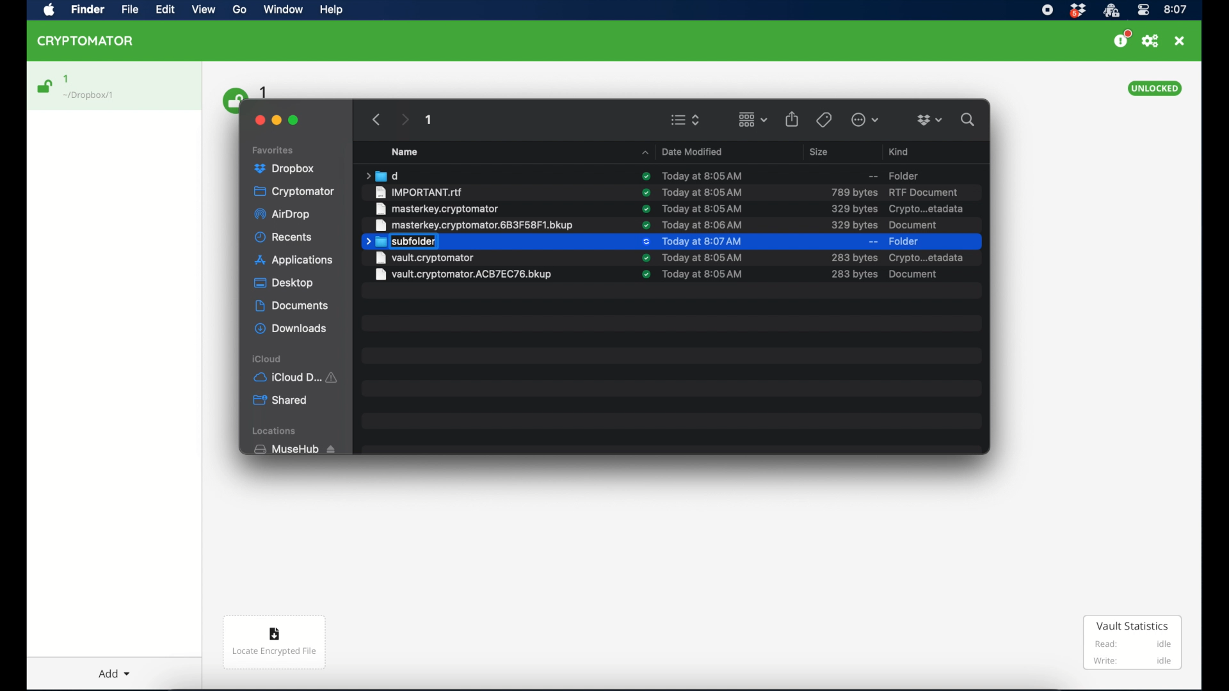 This screenshot has height=691, width=1229. I want to click on cryptomator, so click(295, 192).